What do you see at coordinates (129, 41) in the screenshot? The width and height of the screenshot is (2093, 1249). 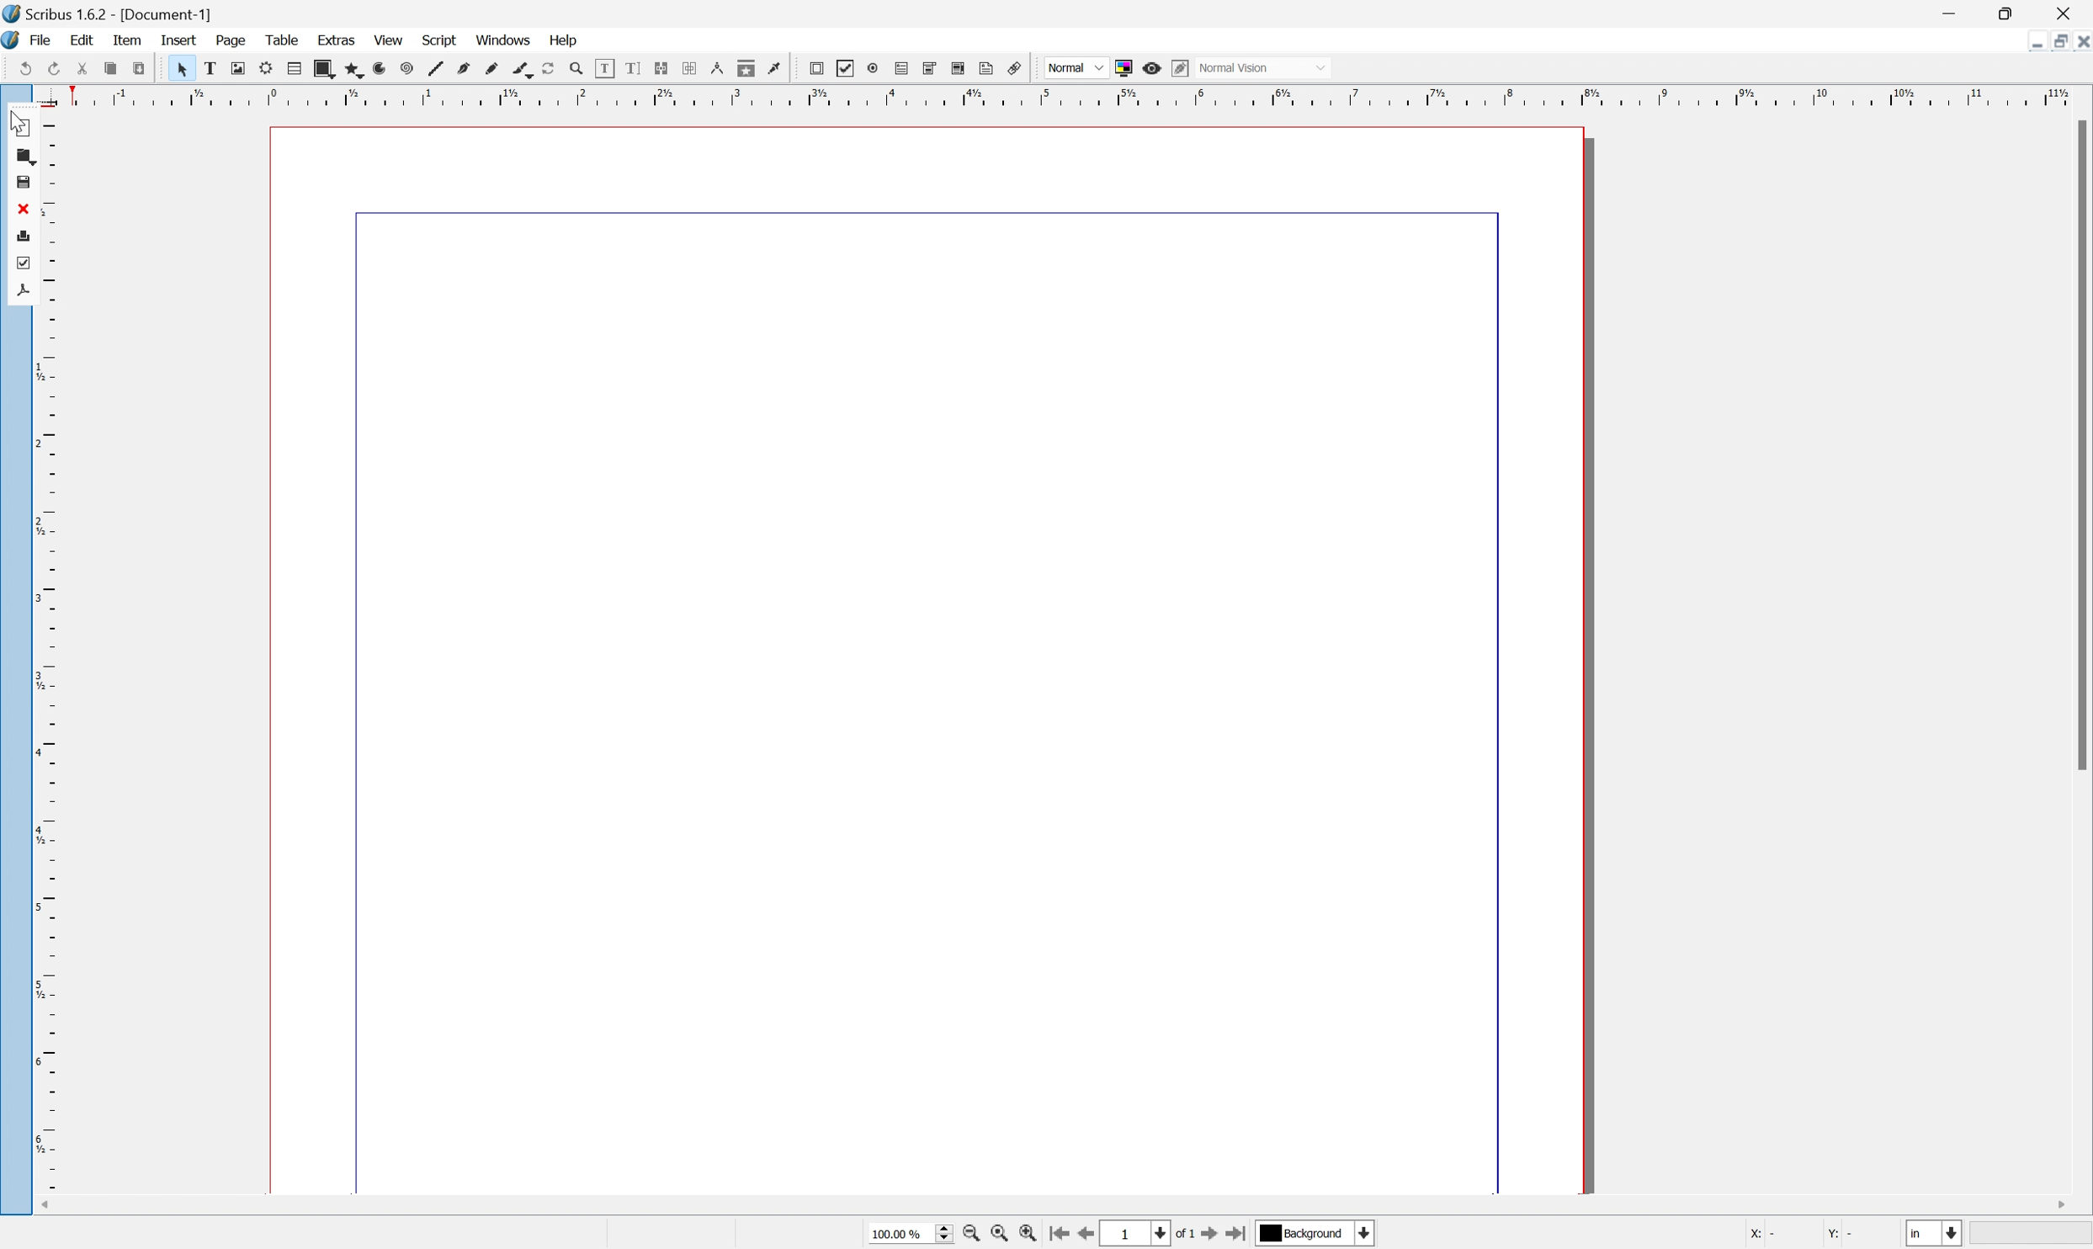 I see `item` at bounding box center [129, 41].